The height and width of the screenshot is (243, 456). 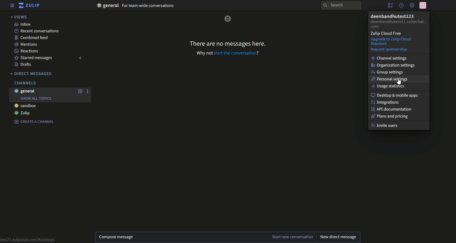 What do you see at coordinates (135, 6) in the screenshot?
I see `text` at bounding box center [135, 6].